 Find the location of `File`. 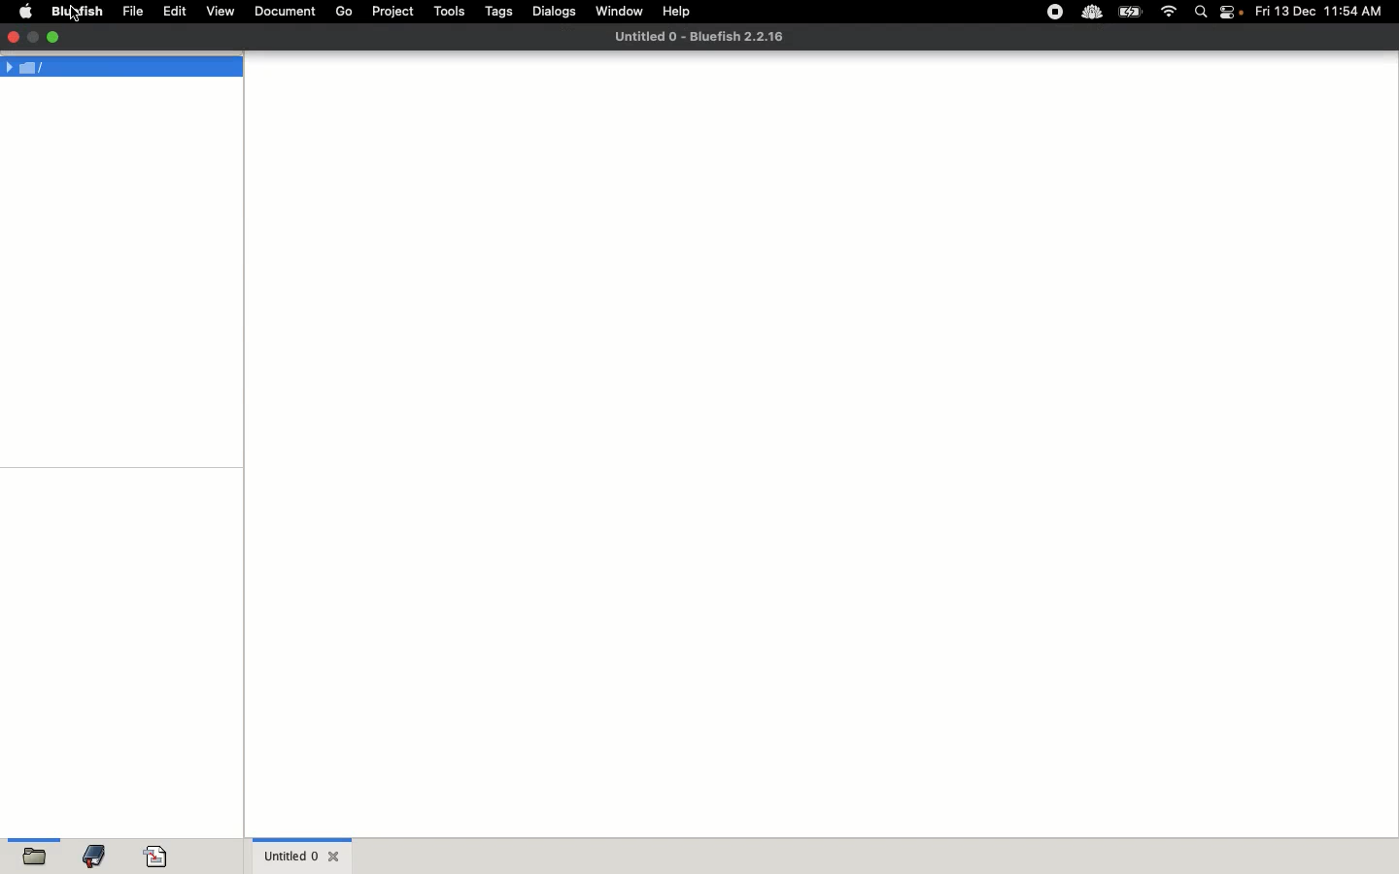

File is located at coordinates (133, 11).